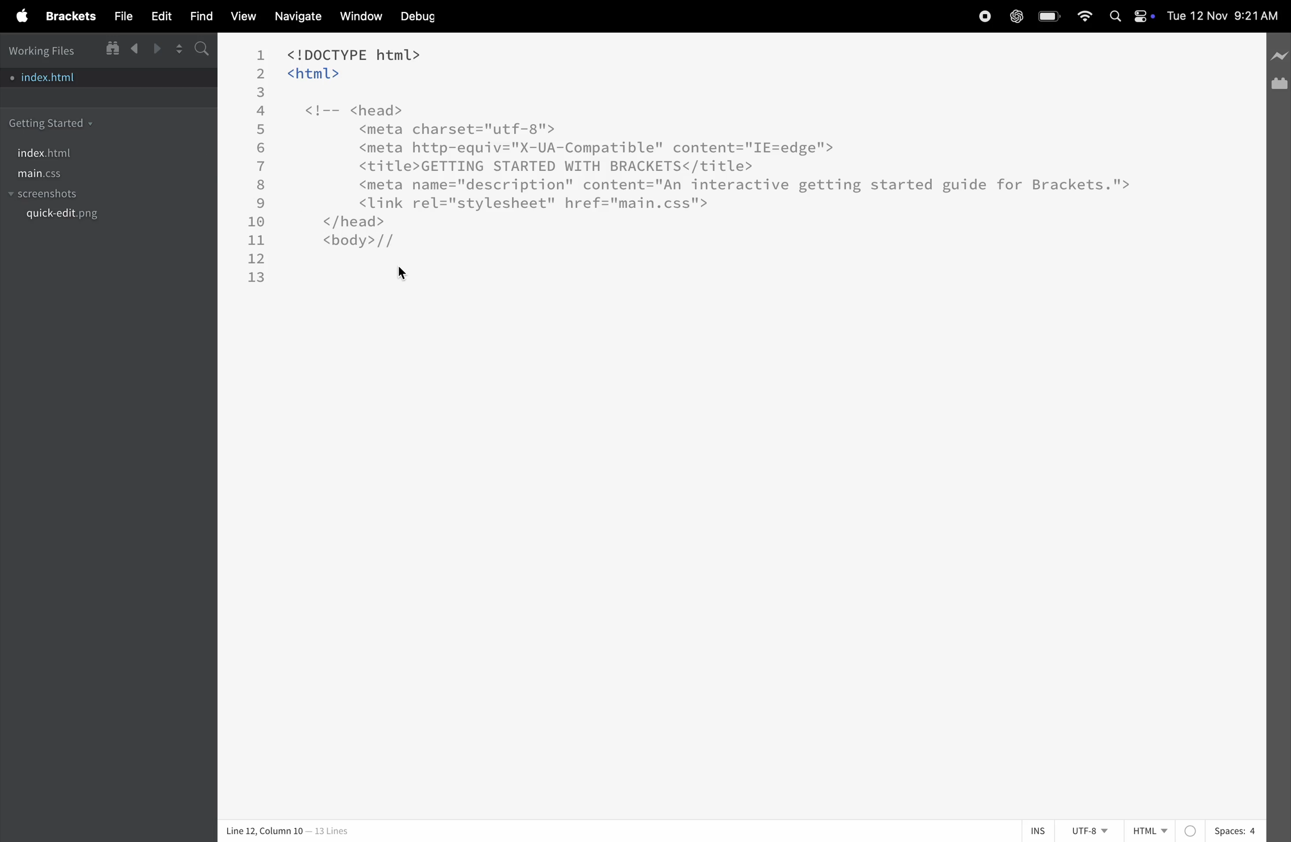  What do you see at coordinates (1083, 831) in the screenshot?
I see `utf 8` at bounding box center [1083, 831].